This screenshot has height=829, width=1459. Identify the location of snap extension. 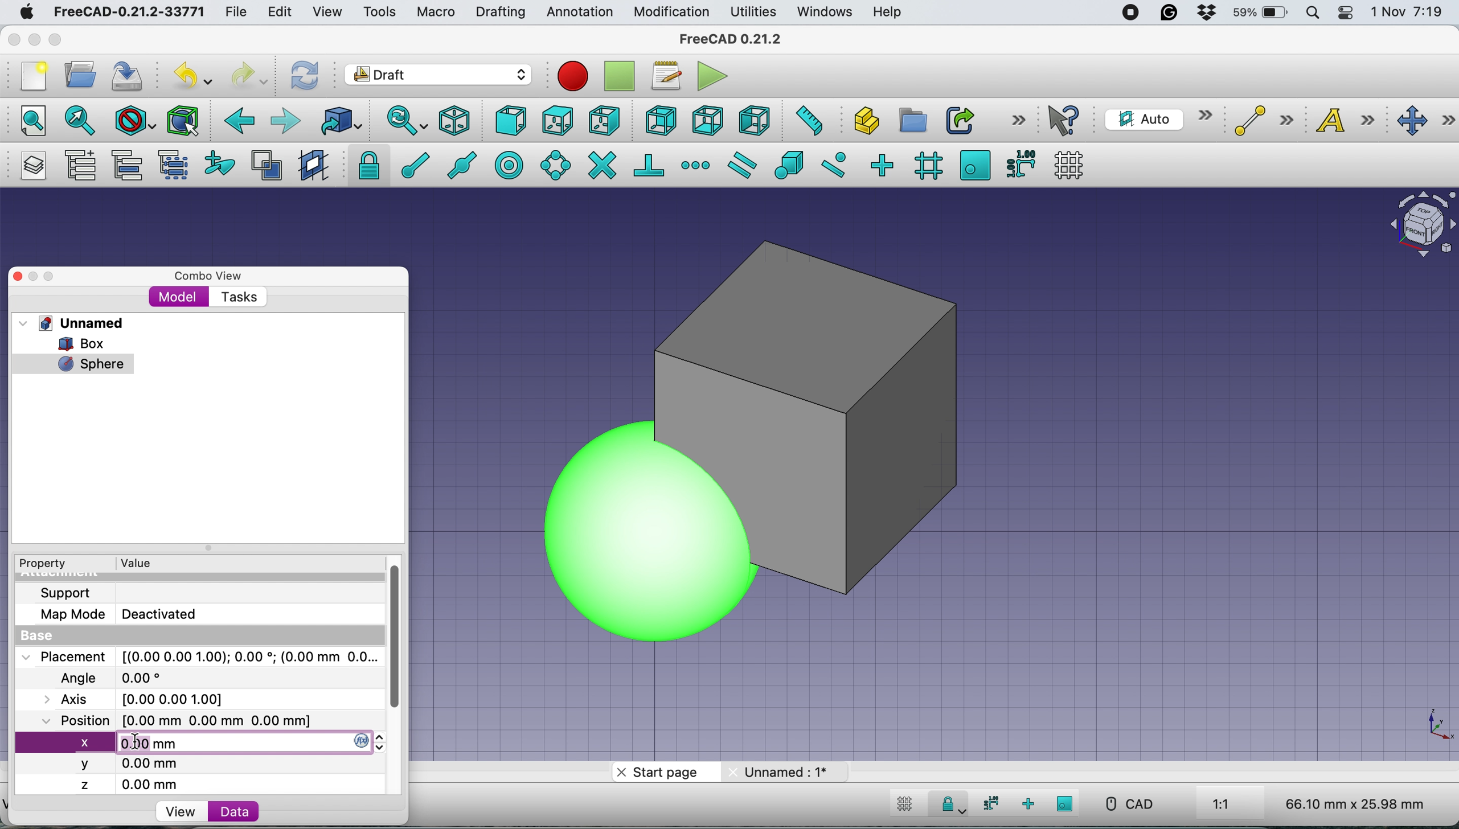
(697, 165).